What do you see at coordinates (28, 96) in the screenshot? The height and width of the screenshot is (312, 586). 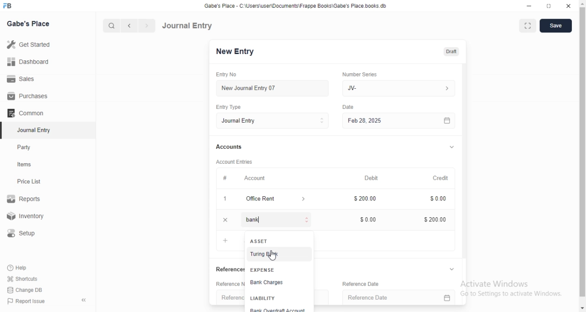 I see `Purchases` at bounding box center [28, 96].